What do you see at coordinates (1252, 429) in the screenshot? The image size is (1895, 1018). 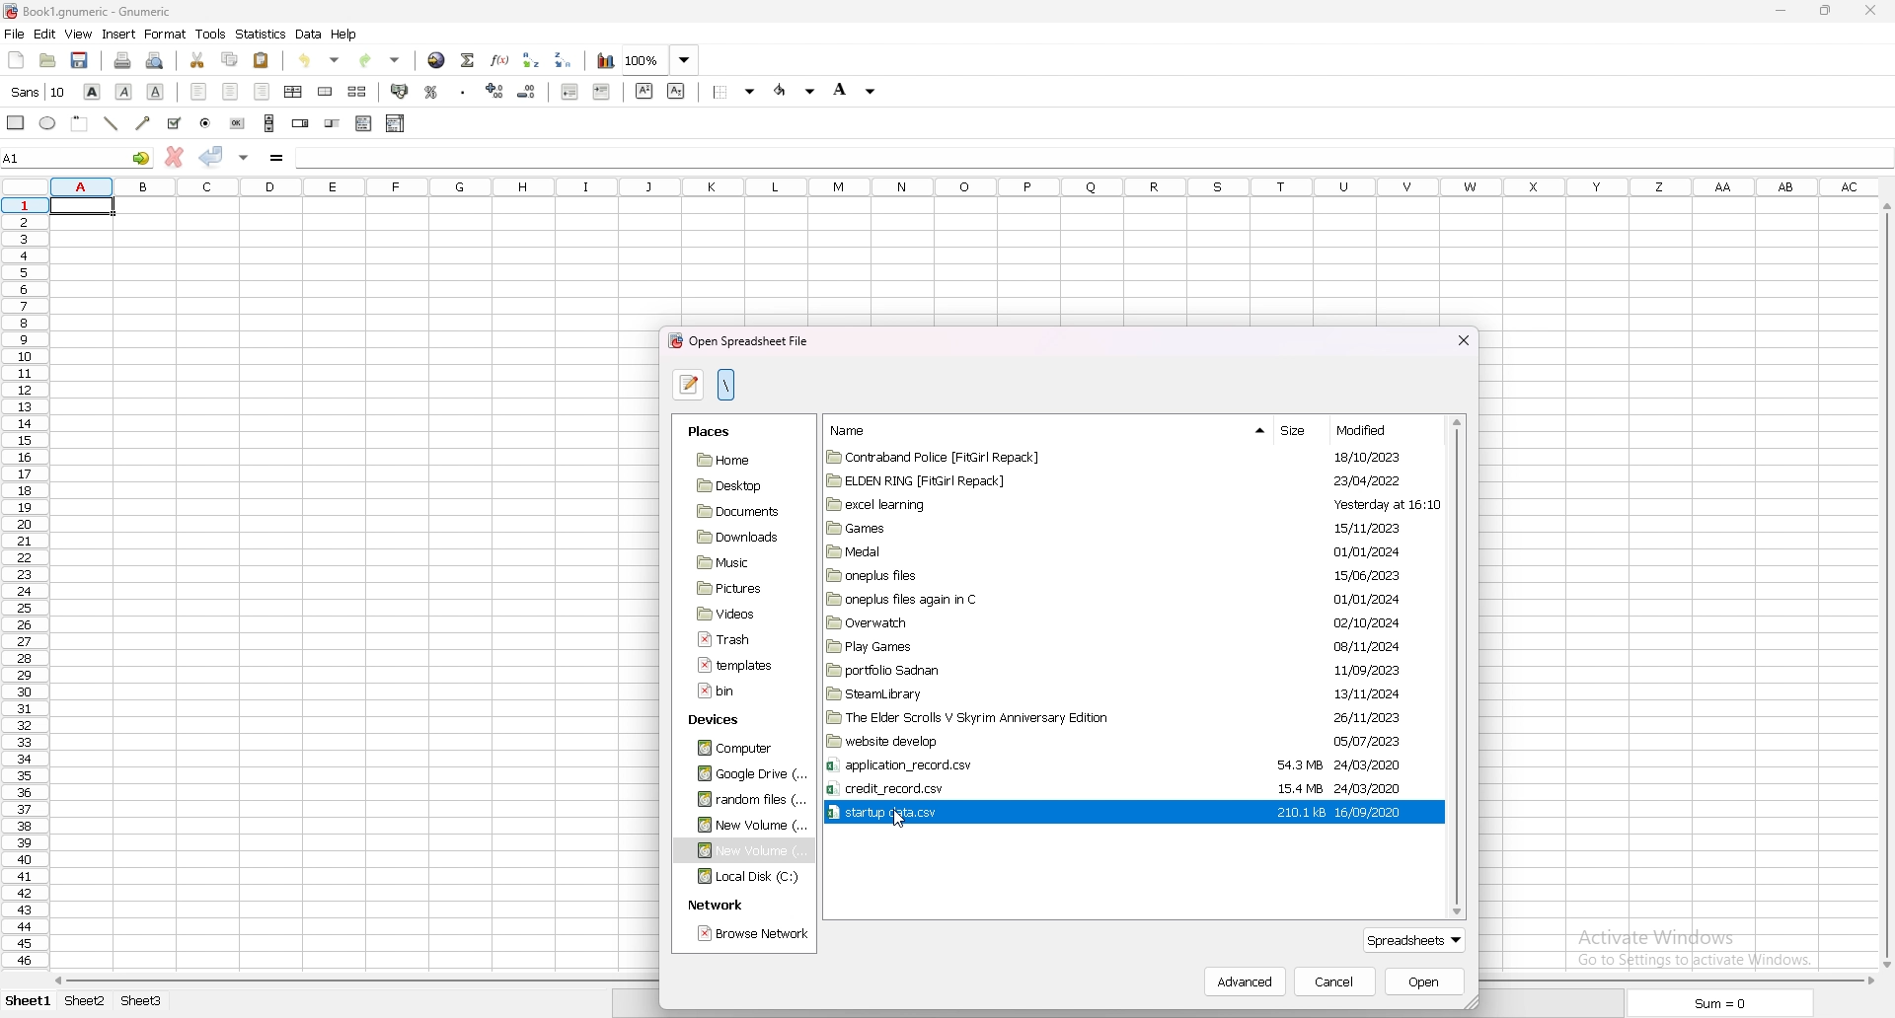 I see `show` at bounding box center [1252, 429].